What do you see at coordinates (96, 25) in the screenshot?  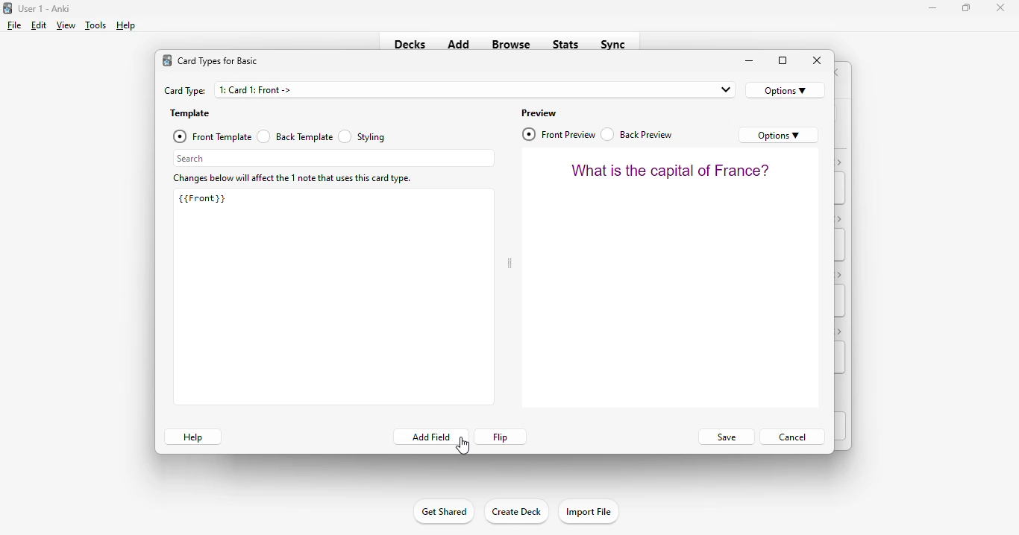 I see `tools` at bounding box center [96, 25].